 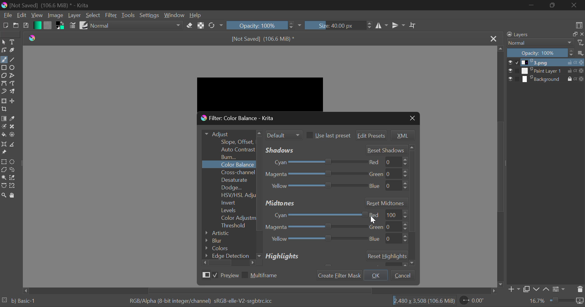 I want to click on Freehand Tool, so click(x=4, y=60).